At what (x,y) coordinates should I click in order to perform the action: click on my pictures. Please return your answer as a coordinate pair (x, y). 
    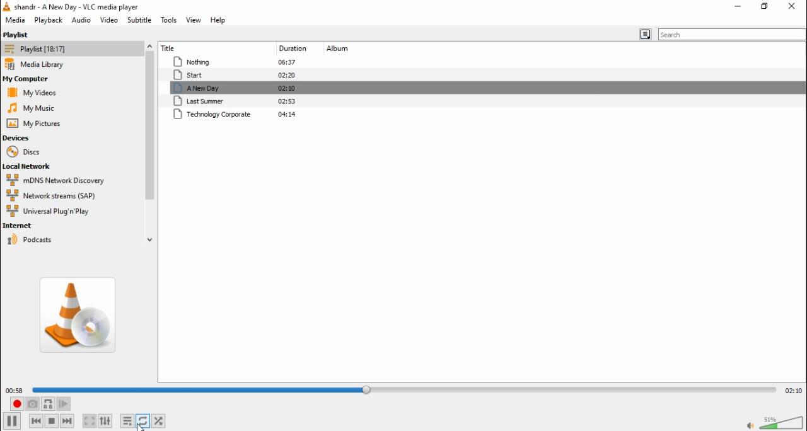
    Looking at the image, I should click on (31, 108).